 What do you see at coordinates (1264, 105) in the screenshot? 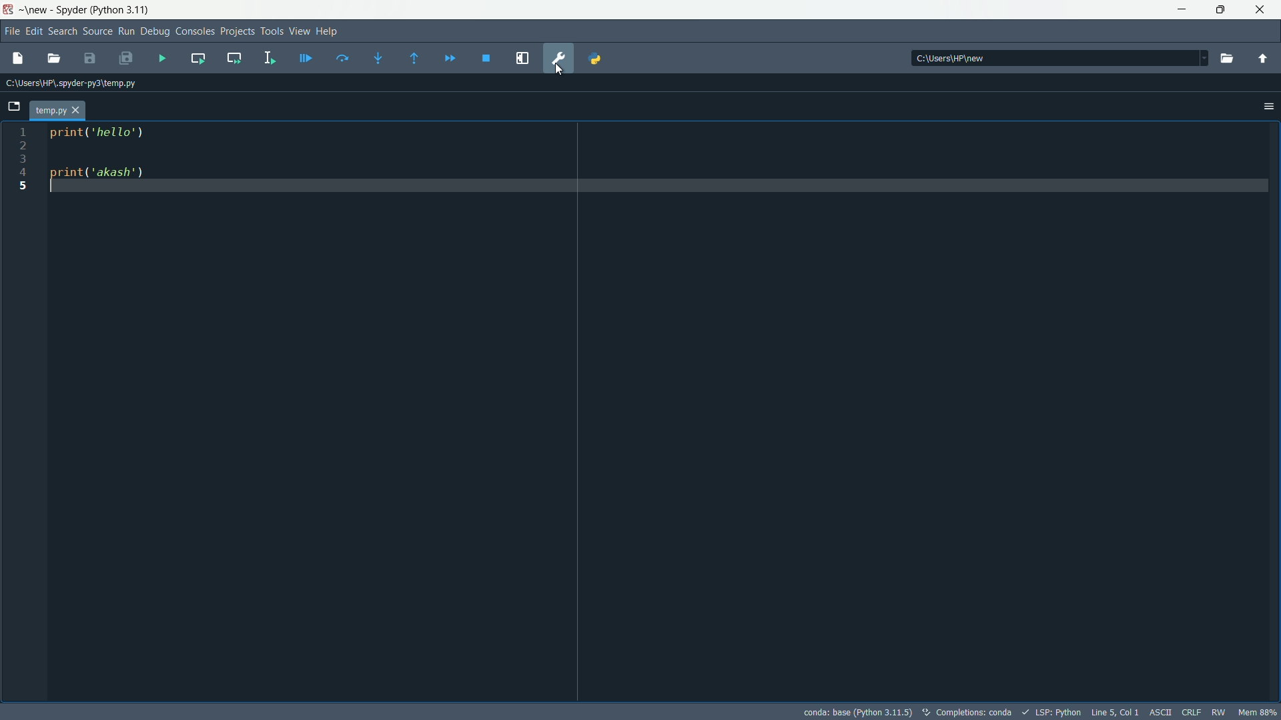
I see `options` at bounding box center [1264, 105].